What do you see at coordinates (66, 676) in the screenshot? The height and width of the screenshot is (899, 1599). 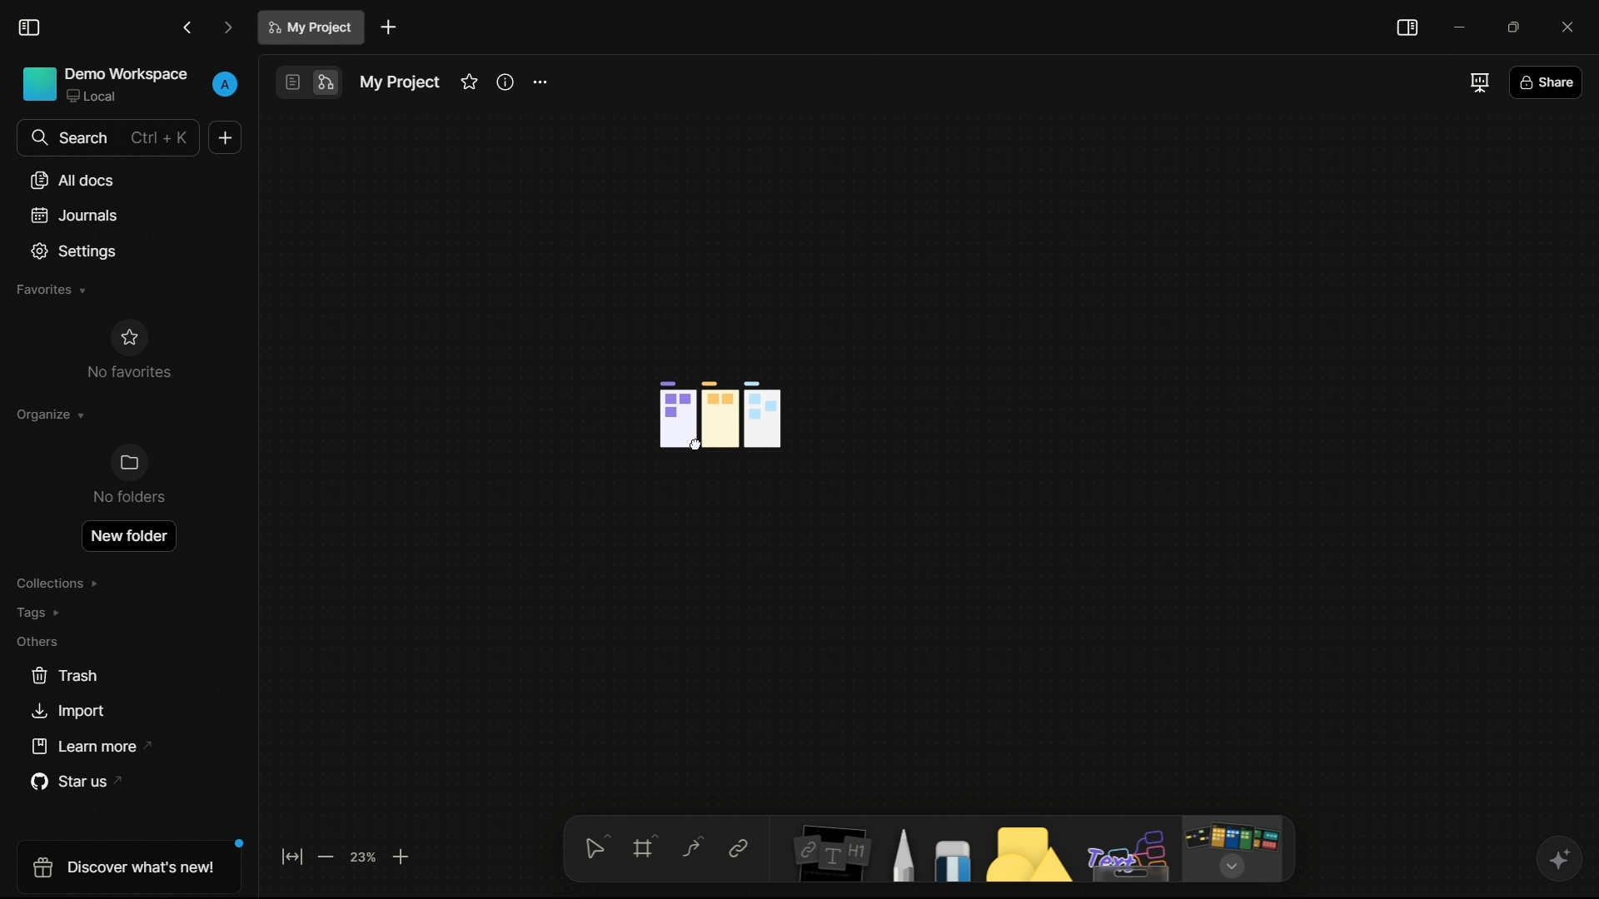 I see `trash` at bounding box center [66, 676].